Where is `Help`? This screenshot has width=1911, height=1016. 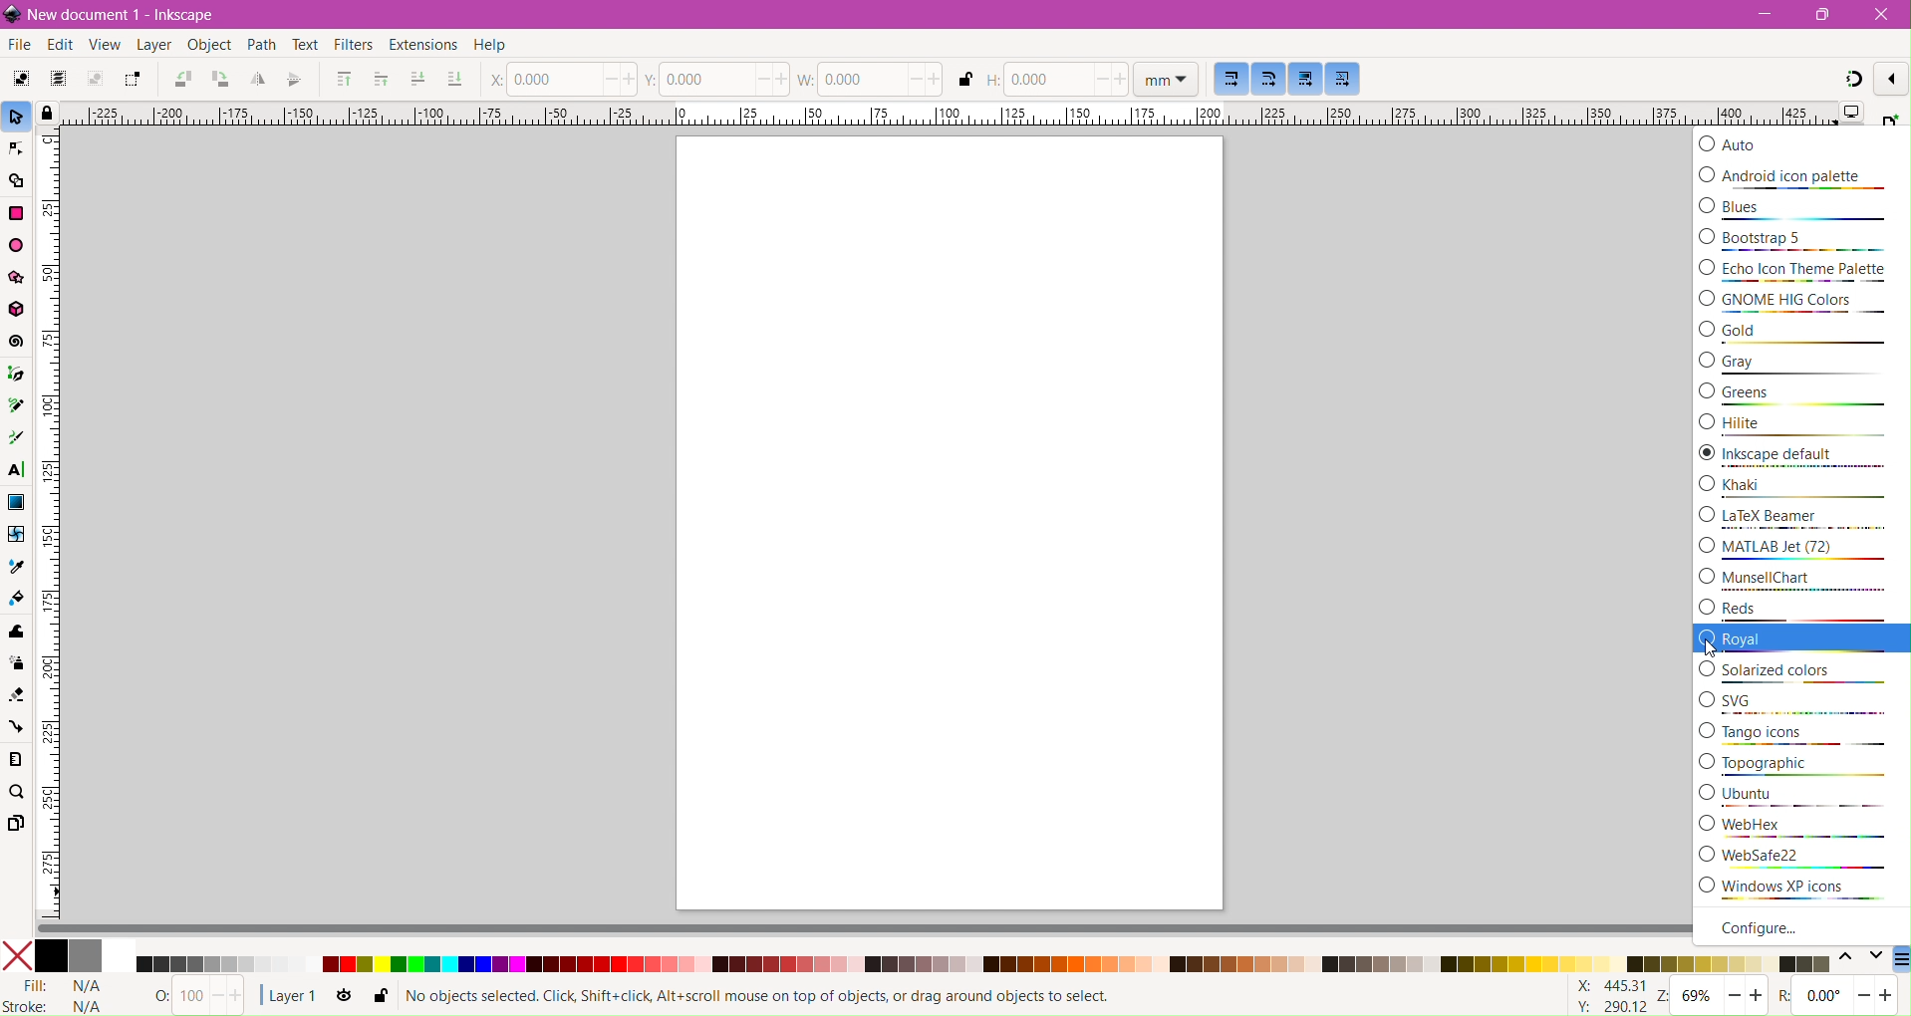
Help is located at coordinates (501, 46).